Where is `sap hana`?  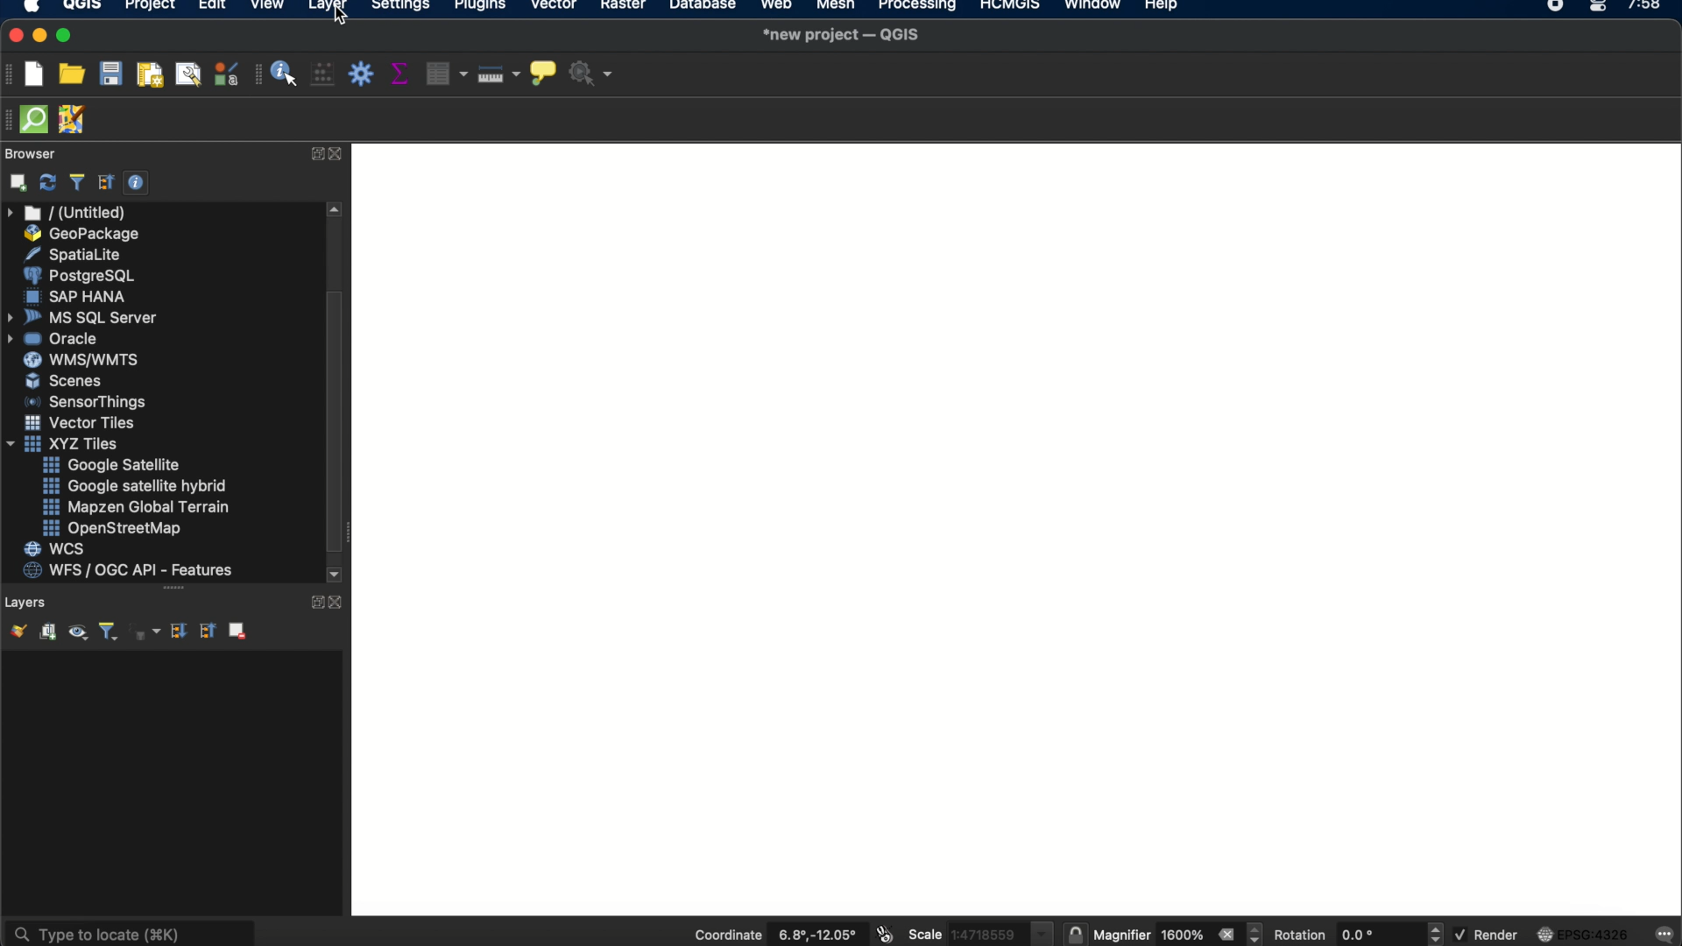 sap hana is located at coordinates (78, 296).